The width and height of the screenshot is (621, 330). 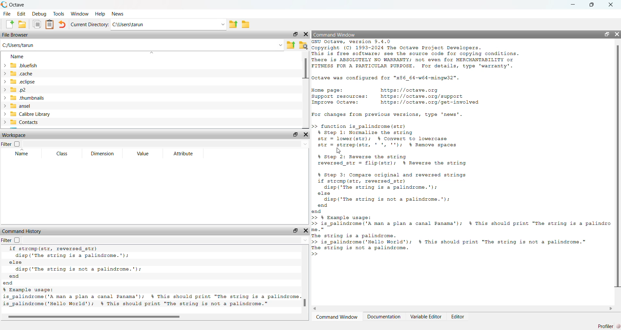 What do you see at coordinates (385, 316) in the screenshot?
I see `documentation` at bounding box center [385, 316].